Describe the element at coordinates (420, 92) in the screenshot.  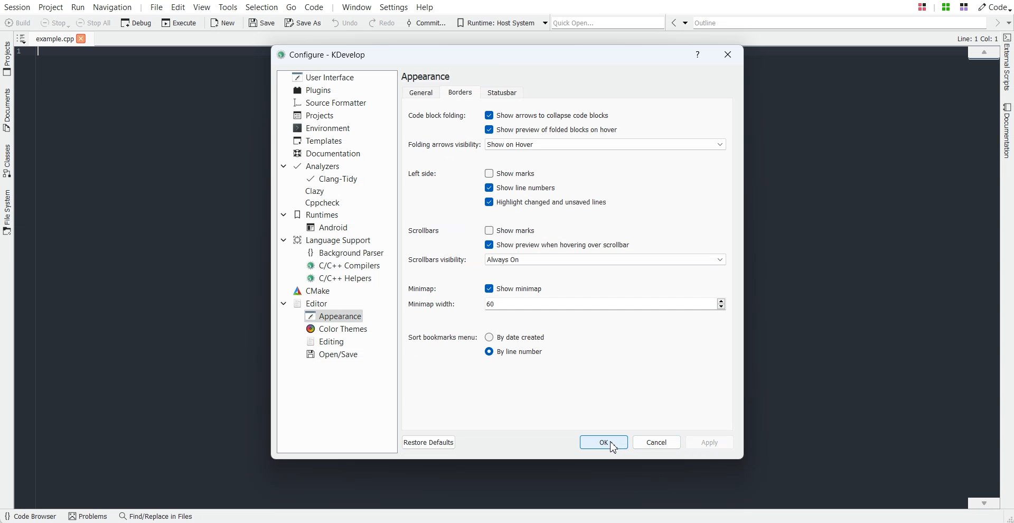
I see `General folder selected` at that location.